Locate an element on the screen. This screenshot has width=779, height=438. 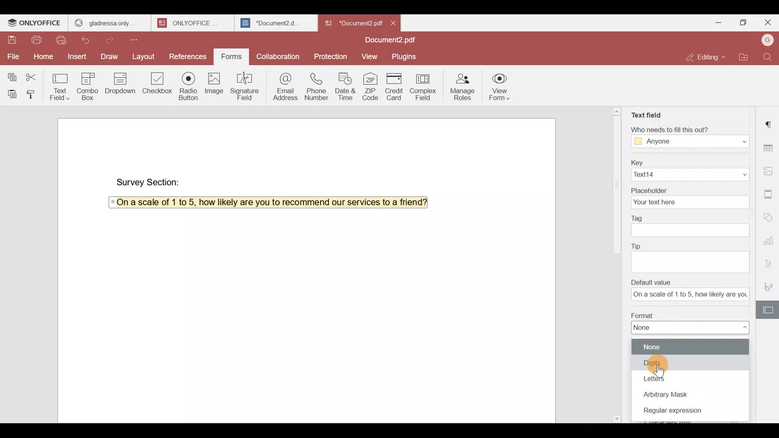
Redo is located at coordinates (112, 39).